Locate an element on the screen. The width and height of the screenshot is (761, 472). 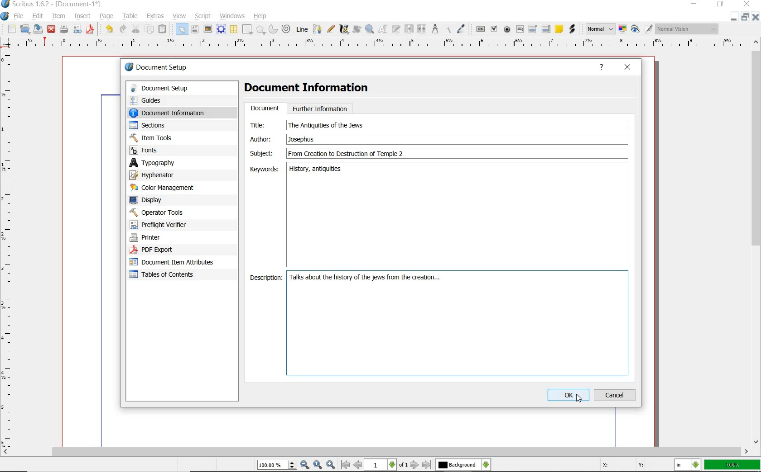
display is located at coordinates (162, 199).